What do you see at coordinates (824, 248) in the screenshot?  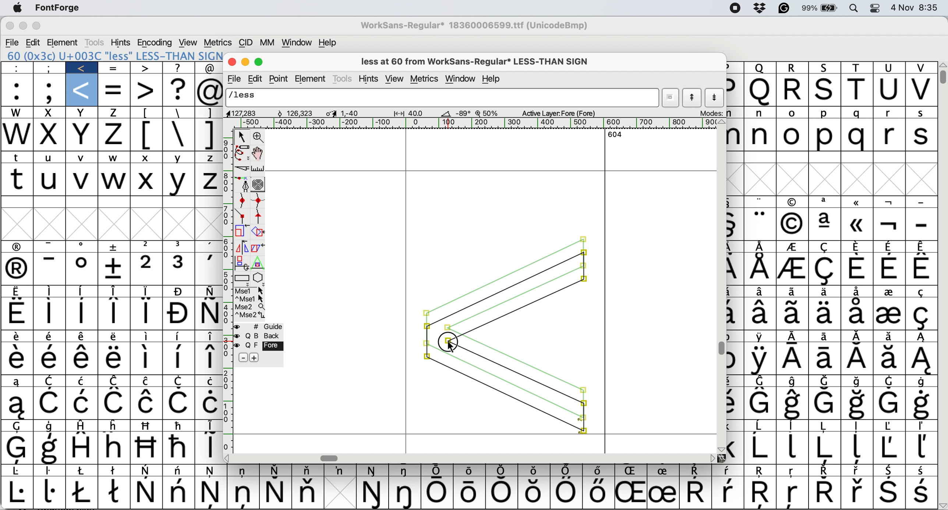 I see `Symbol` at bounding box center [824, 248].